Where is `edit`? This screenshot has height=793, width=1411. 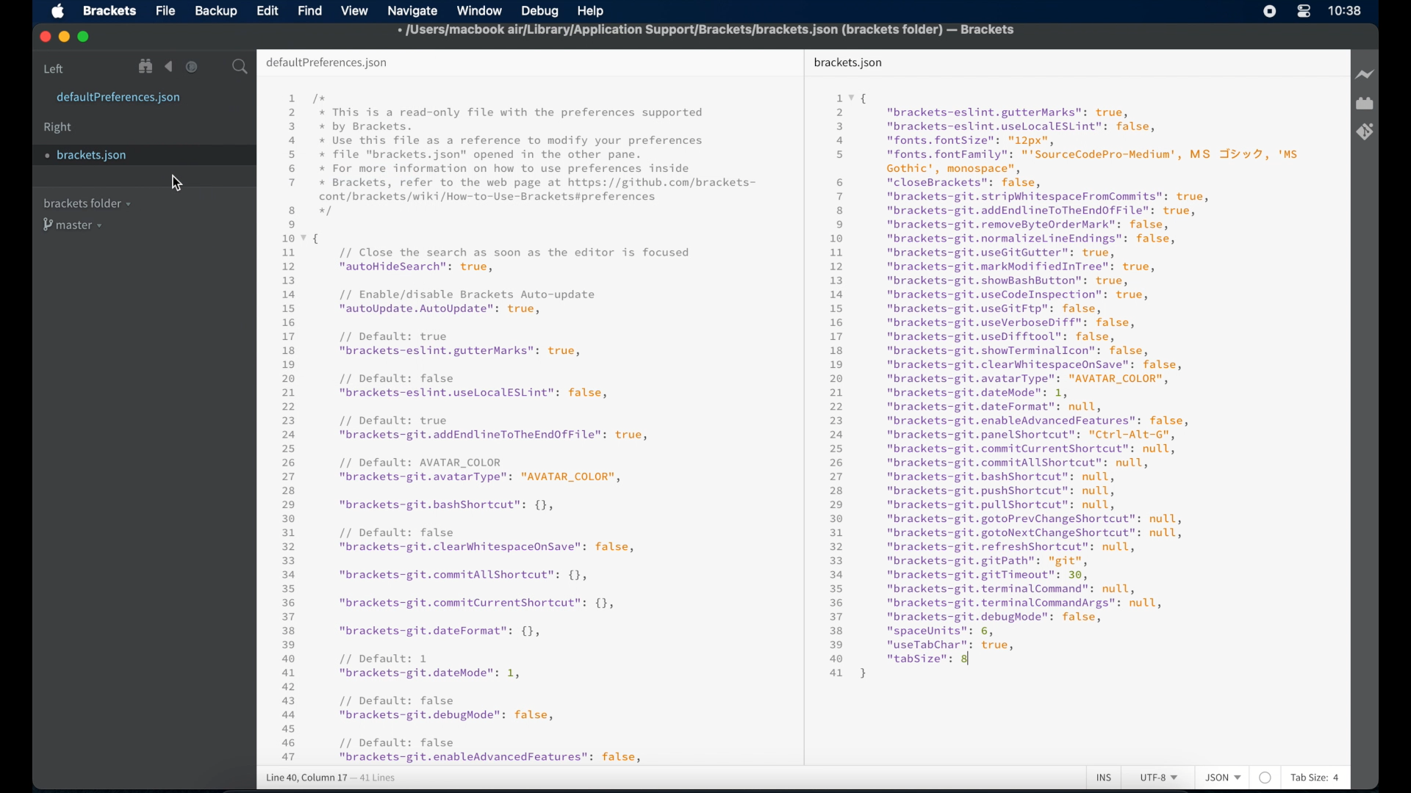
edit is located at coordinates (267, 10).